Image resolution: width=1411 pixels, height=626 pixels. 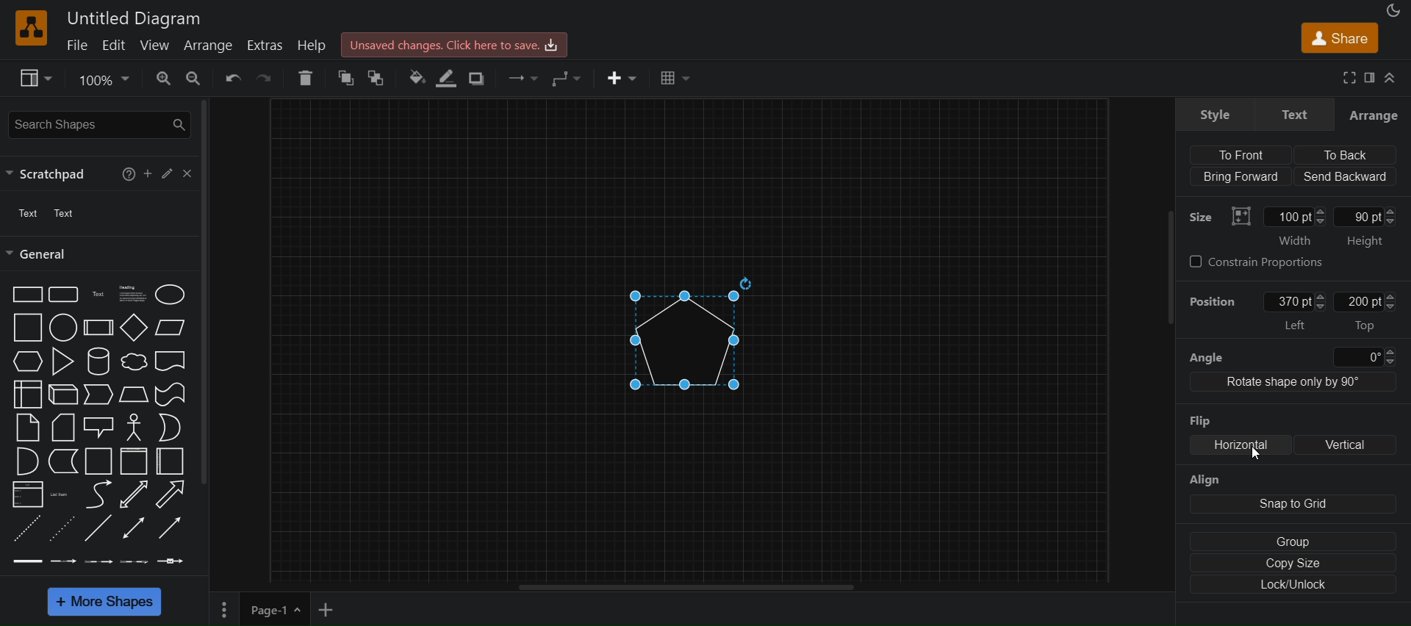 I want to click on List, so click(x=28, y=494).